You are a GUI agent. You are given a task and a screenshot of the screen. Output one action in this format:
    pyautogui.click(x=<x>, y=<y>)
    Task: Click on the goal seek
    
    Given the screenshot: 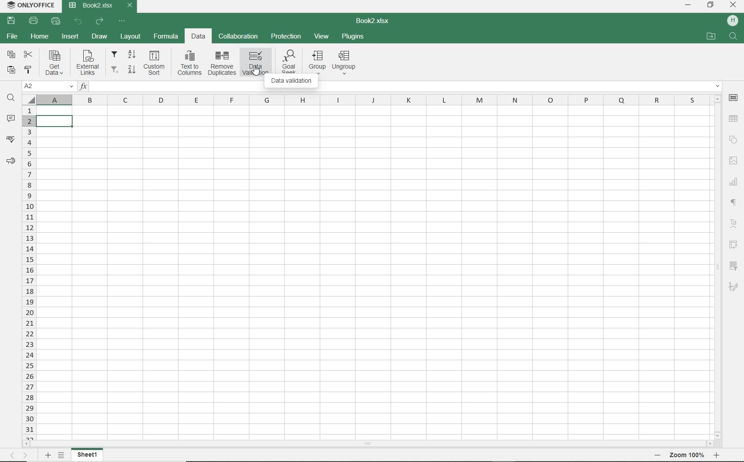 What is the action you would take?
    pyautogui.click(x=290, y=62)
    